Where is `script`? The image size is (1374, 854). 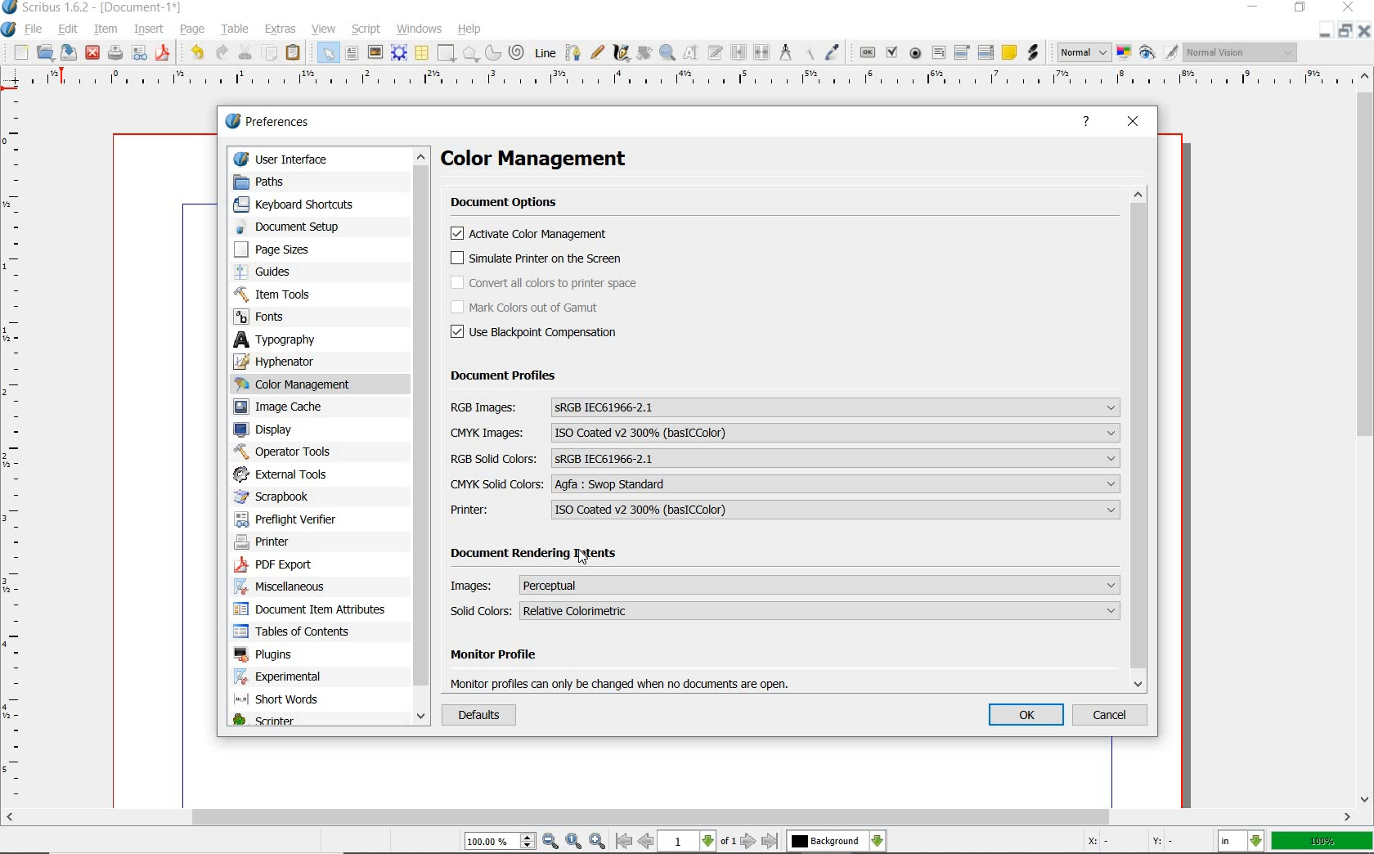
script is located at coordinates (367, 29).